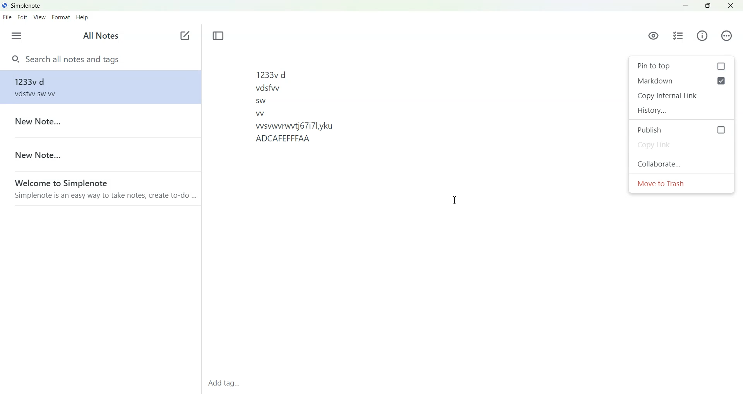  What do you see at coordinates (681, 110) in the screenshot?
I see `History` at bounding box center [681, 110].